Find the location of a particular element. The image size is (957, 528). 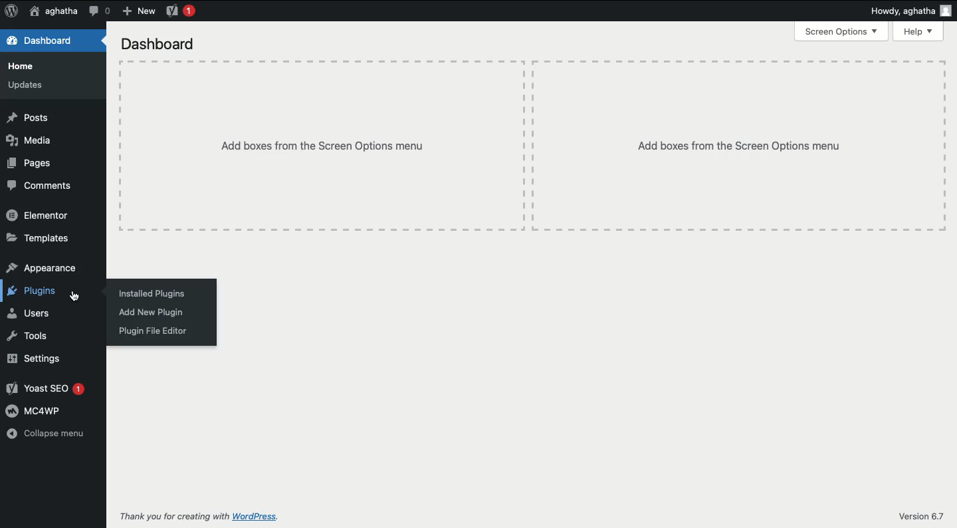

Templates is located at coordinates (38, 239).